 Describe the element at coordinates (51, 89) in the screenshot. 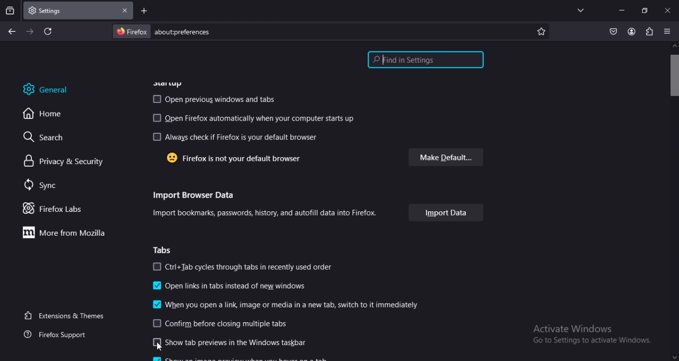

I see `general` at that location.